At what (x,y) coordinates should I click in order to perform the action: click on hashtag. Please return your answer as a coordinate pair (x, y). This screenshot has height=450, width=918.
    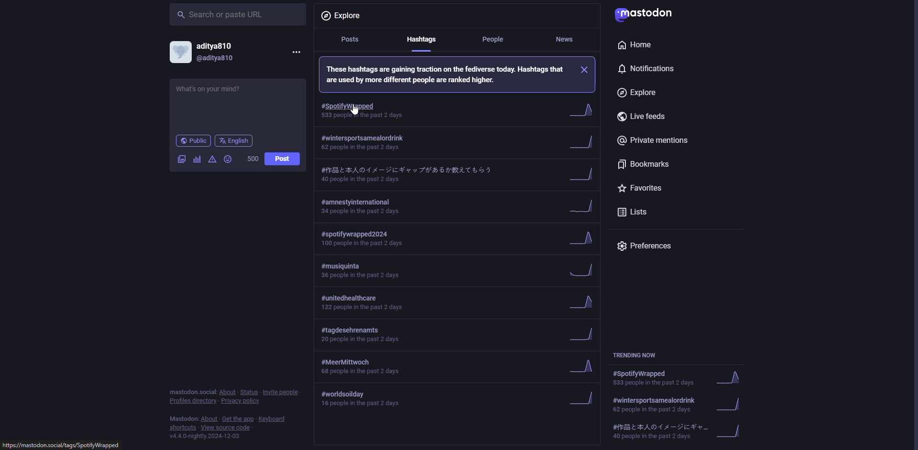
    Looking at the image, I should click on (370, 144).